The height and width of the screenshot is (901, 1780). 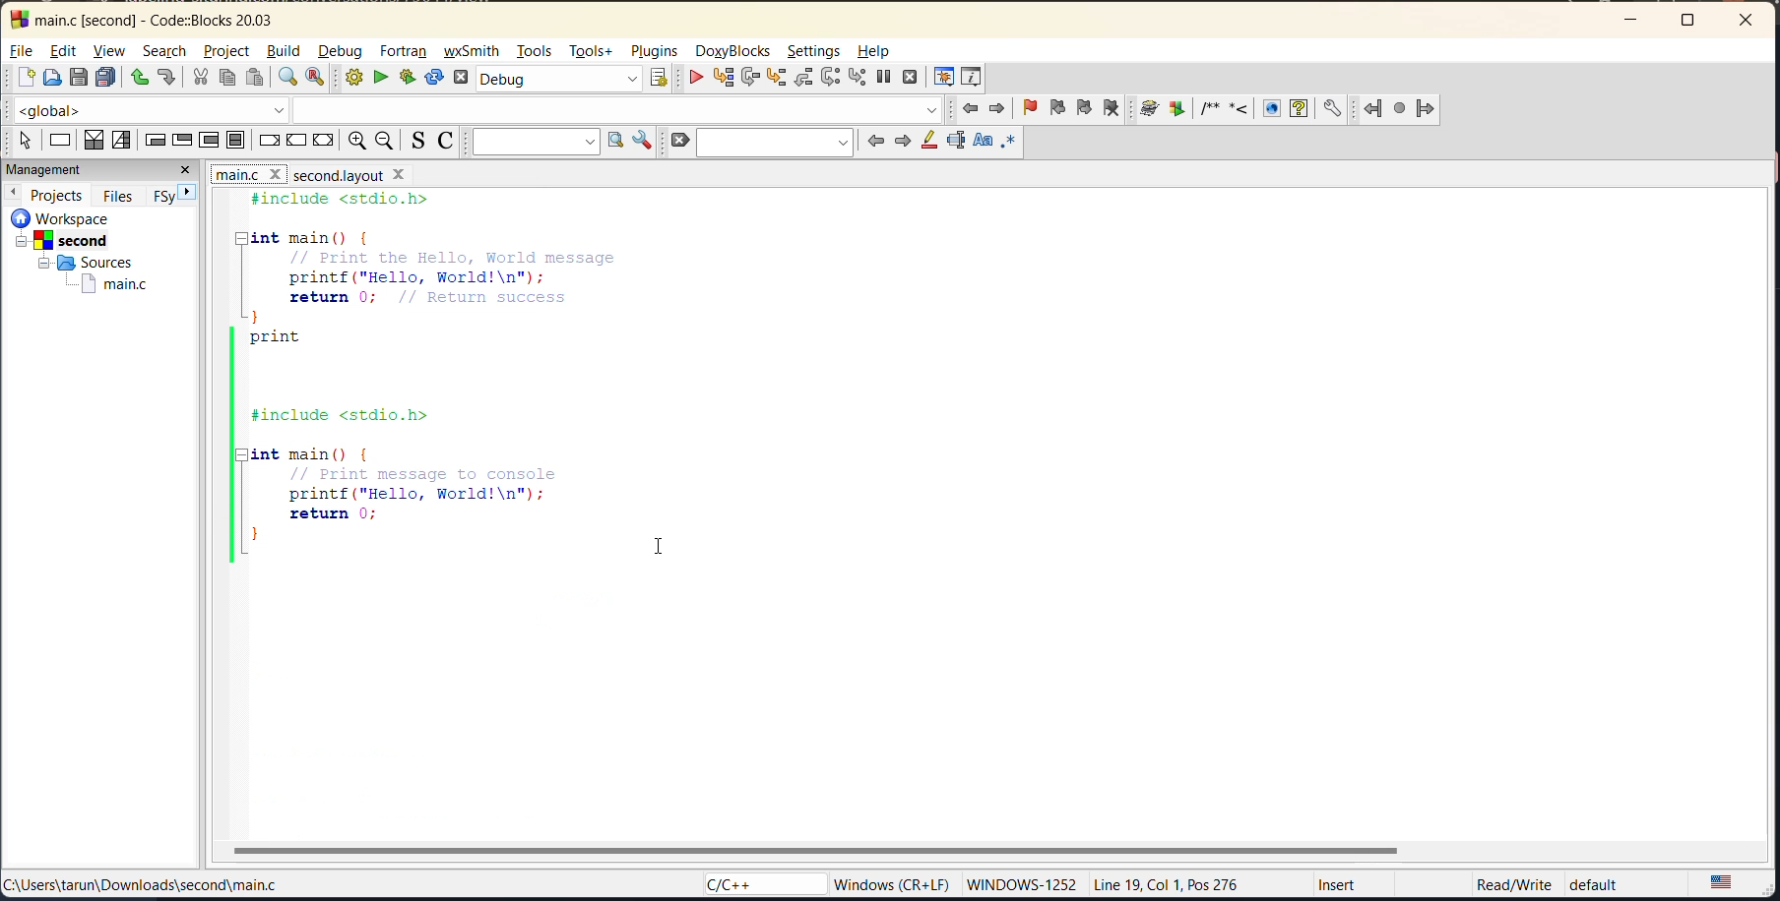 I want to click on toggle comments, so click(x=445, y=143).